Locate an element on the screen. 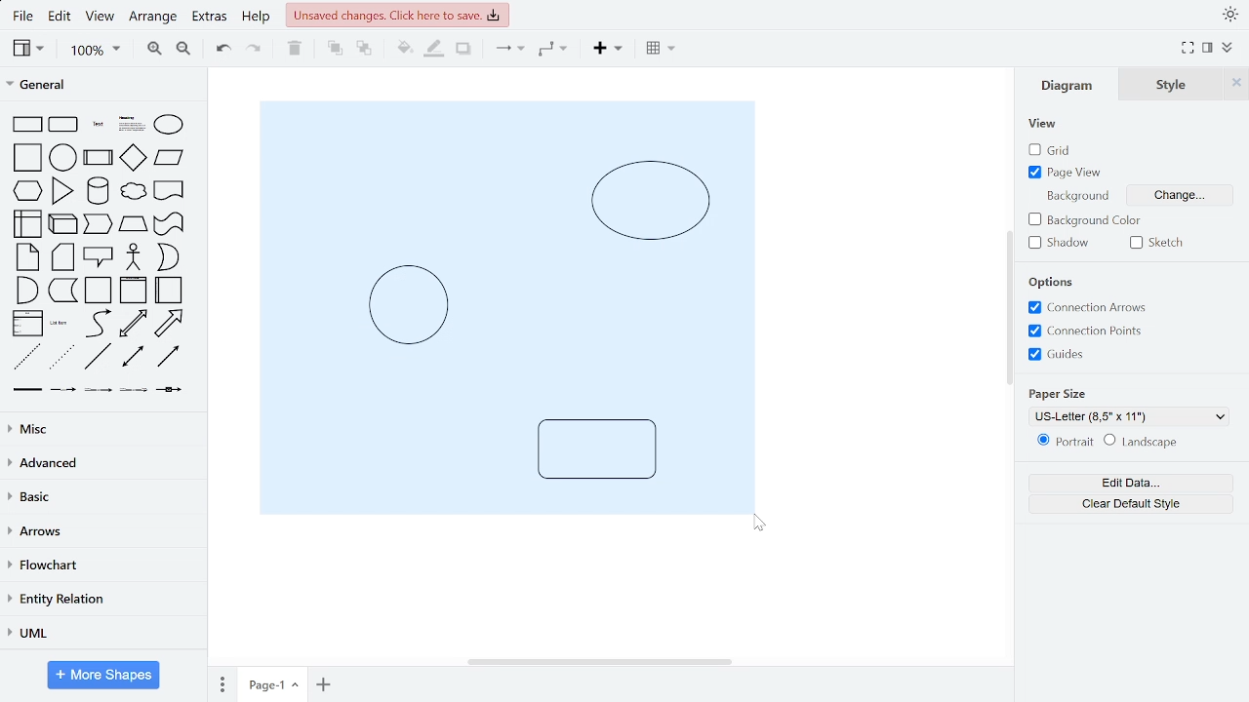 The image size is (1249, 702). insert page is located at coordinates (323, 683).